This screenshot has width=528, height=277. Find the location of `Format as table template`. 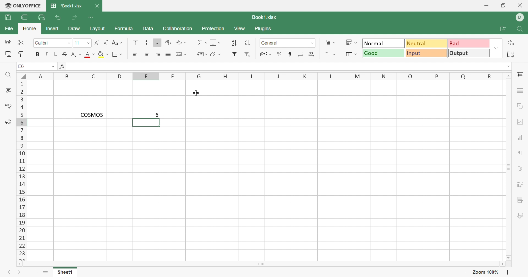

Format as table template is located at coordinates (352, 55).